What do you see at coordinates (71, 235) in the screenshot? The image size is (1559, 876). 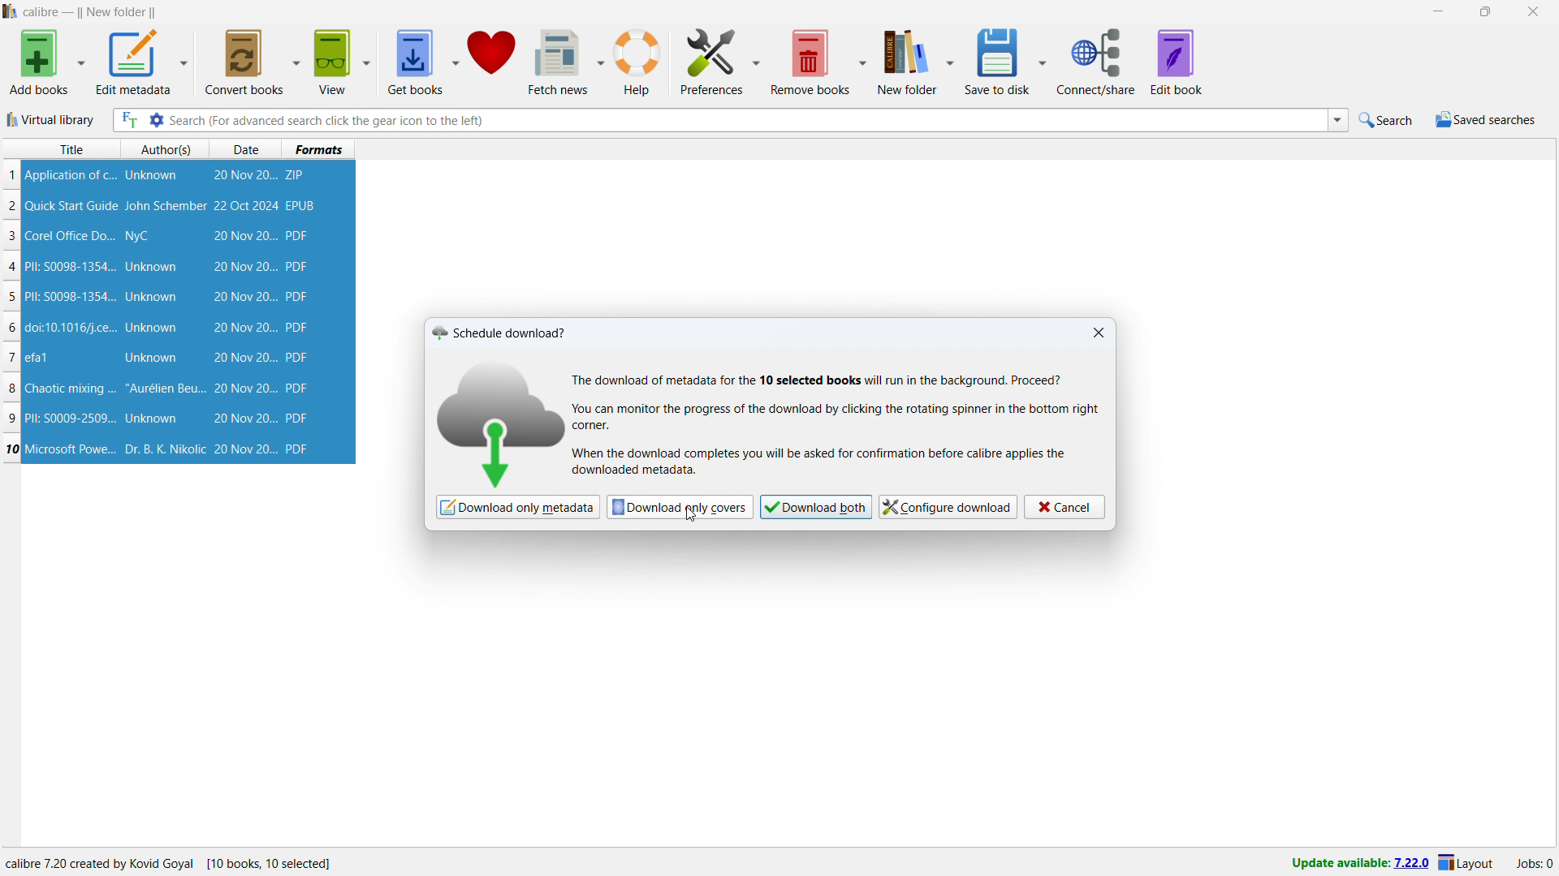 I see `Corel Office Do...` at bounding box center [71, 235].